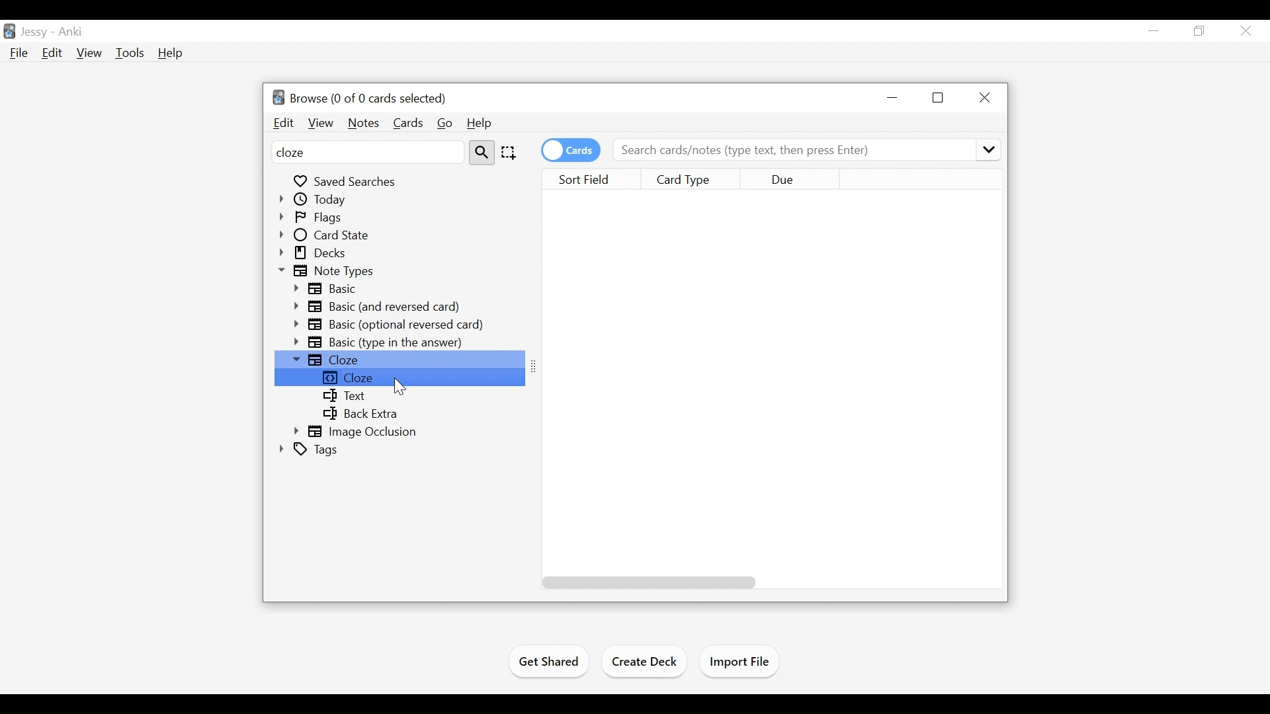 The width and height of the screenshot is (1270, 714). I want to click on Saved Searches, so click(347, 180).